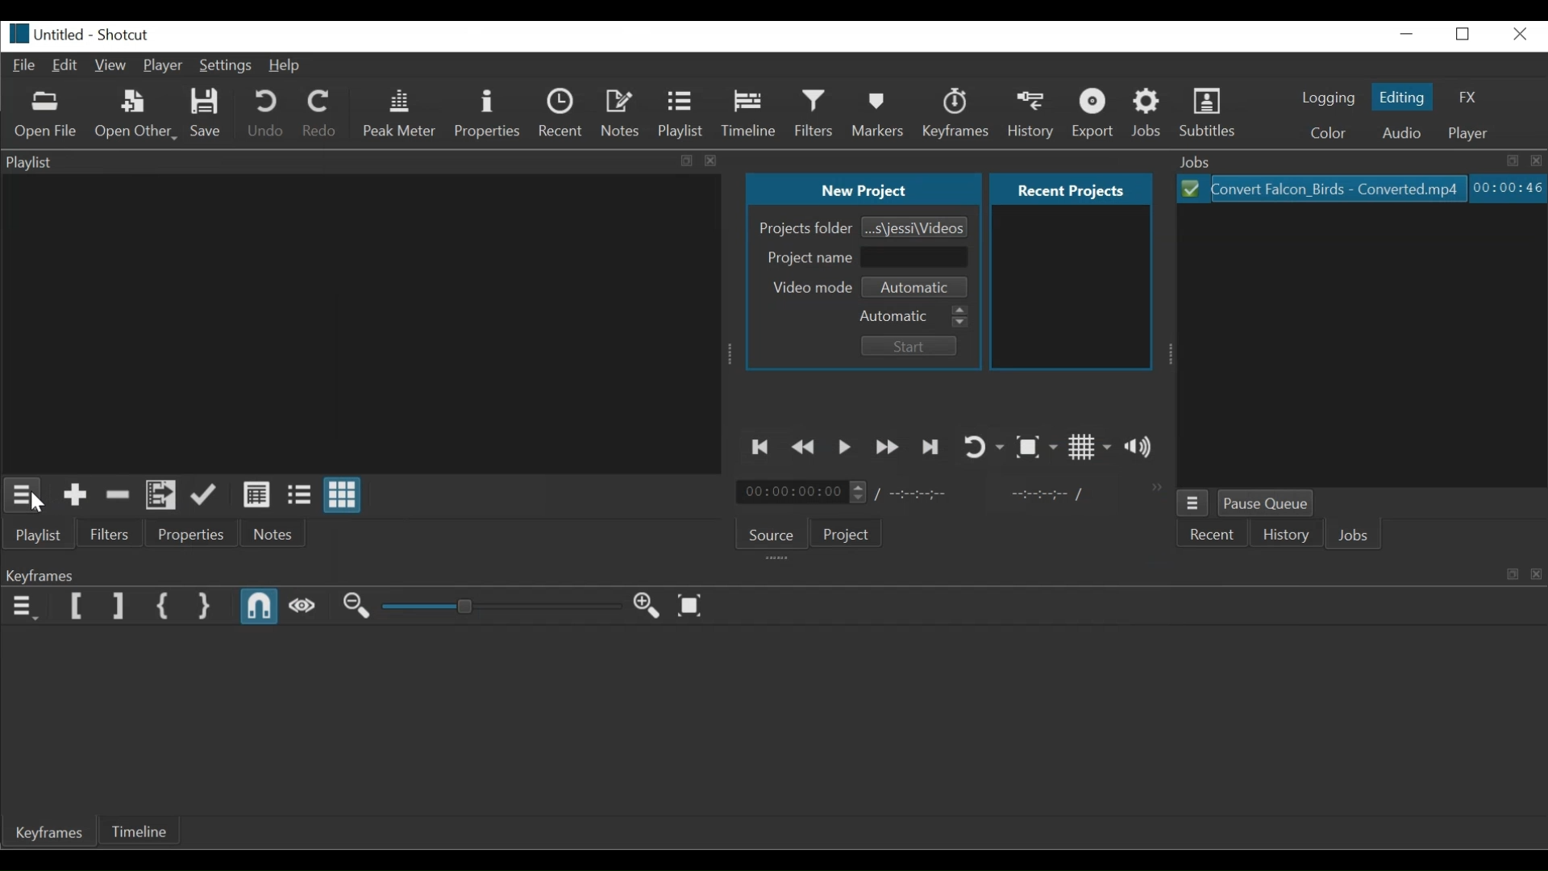  What do you see at coordinates (1072, 190) in the screenshot?
I see `Recent projects Tab` at bounding box center [1072, 190].